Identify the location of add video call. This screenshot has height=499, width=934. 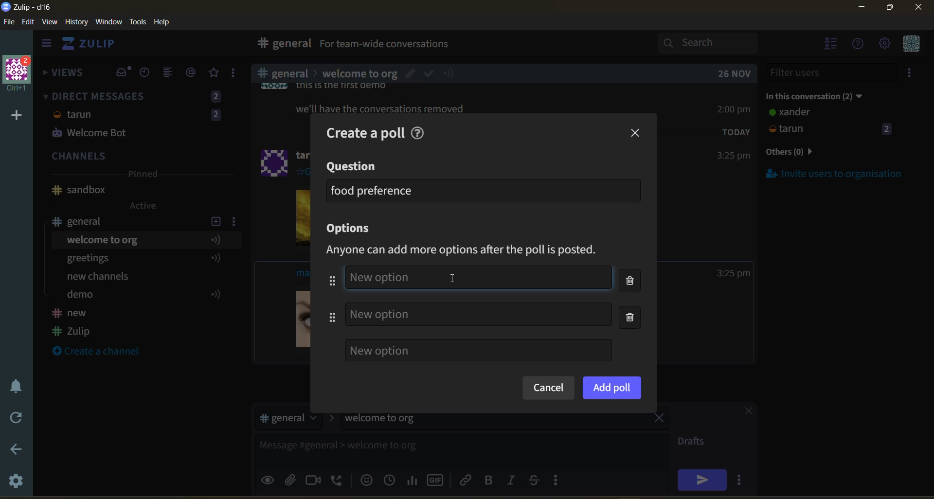
(314, 480).